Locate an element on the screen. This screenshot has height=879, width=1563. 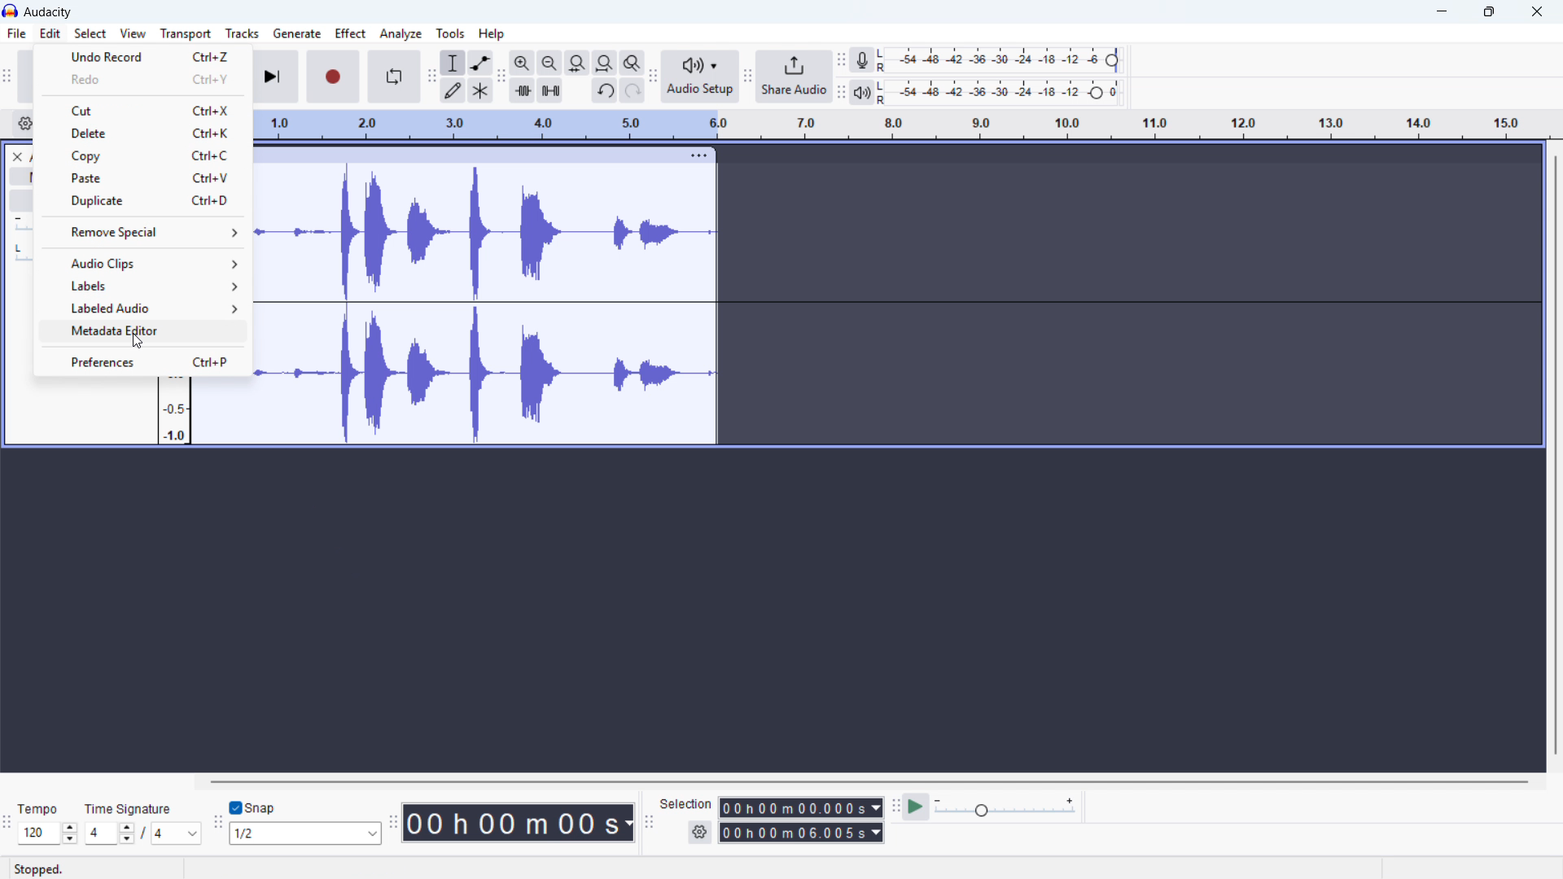
audio setup toolbar is located at coordinates (652, 77).